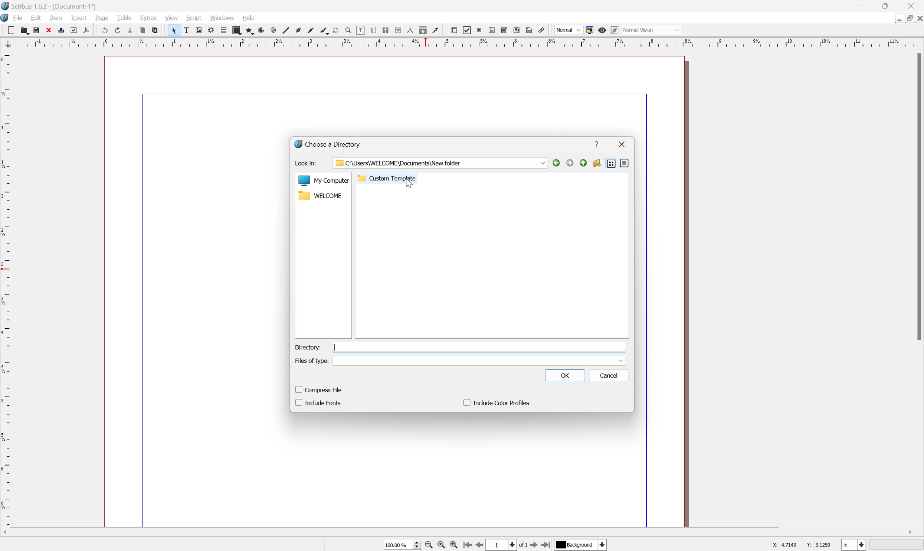 This screenshot has height=551, width=924. What do you see at coordinates (6, 288) in the screenshot?
I see `Scale` at bounding box center [6, 288].